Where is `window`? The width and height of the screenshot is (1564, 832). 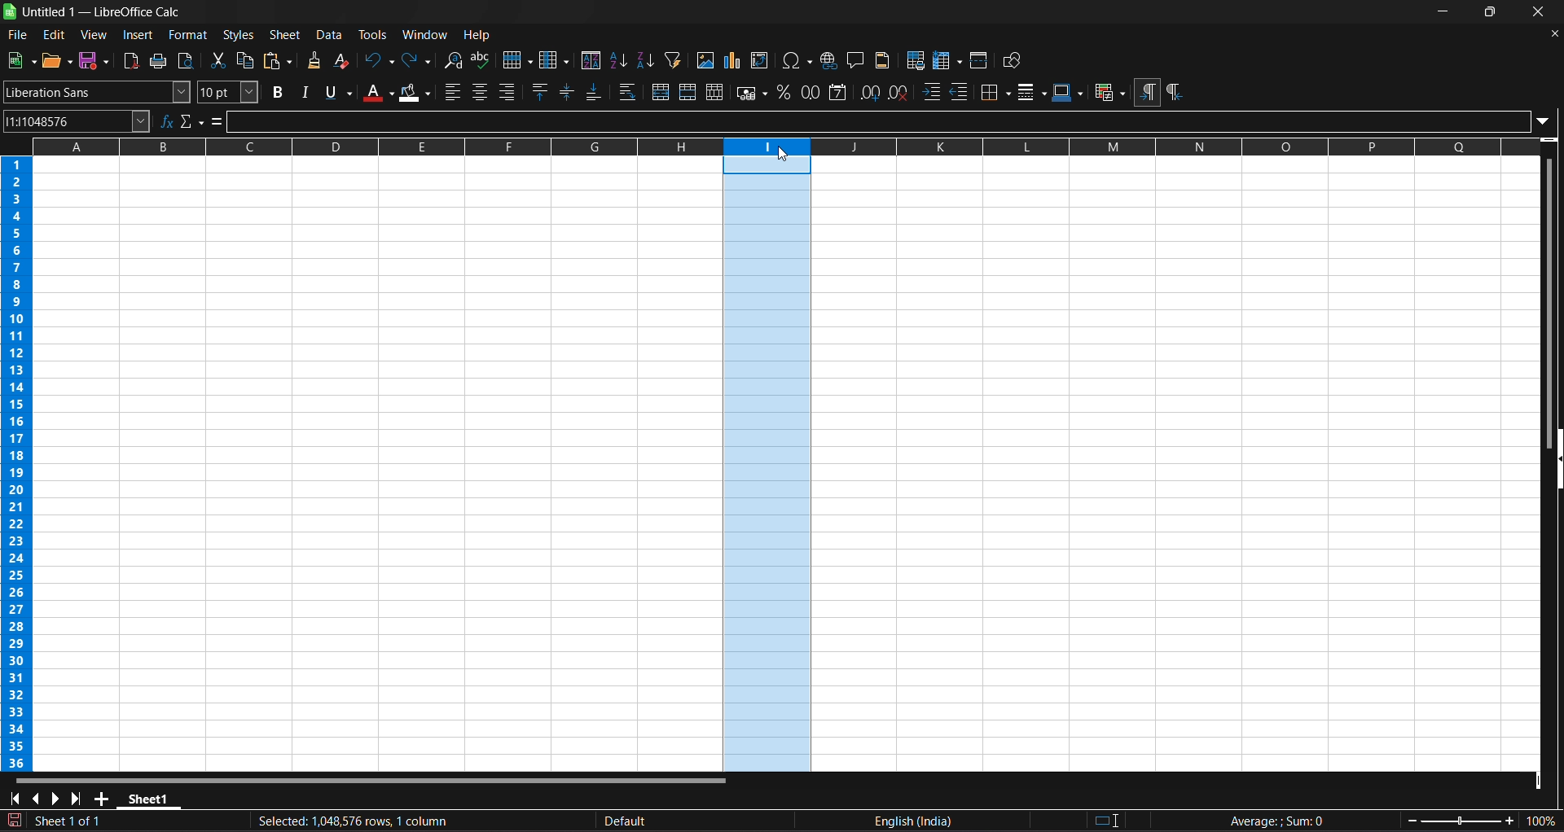 window is located at coordinates (425, 35).